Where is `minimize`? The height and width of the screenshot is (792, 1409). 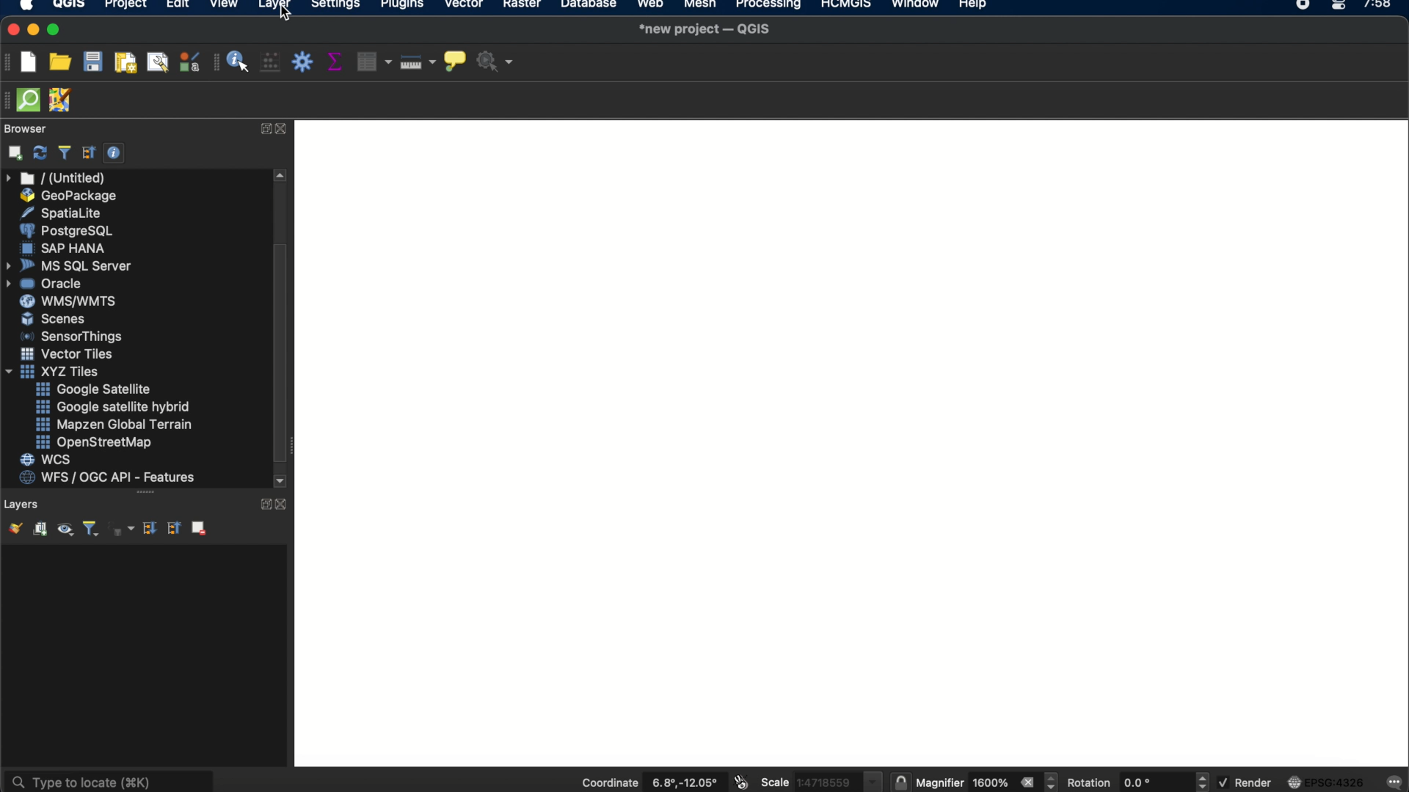 minimize is located at coordinates (33, 30).